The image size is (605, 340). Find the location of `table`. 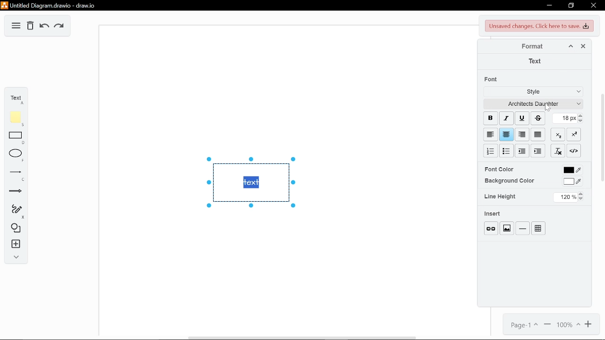

table is located at coordinates (538, 228).